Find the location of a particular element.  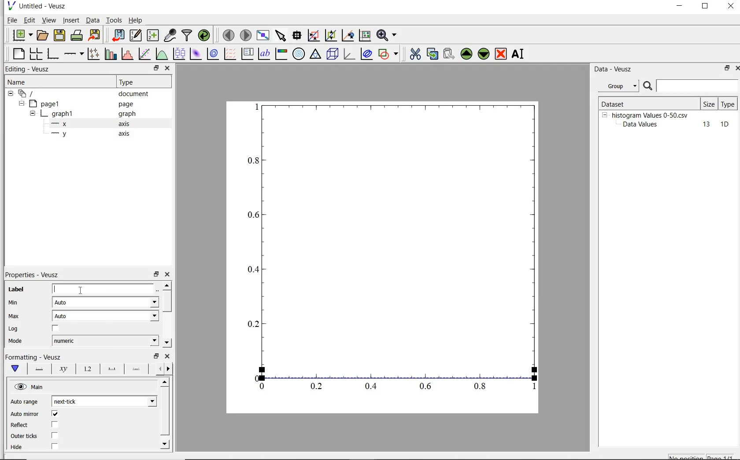

edit and create new datasets is located at coordinates (136, 35).